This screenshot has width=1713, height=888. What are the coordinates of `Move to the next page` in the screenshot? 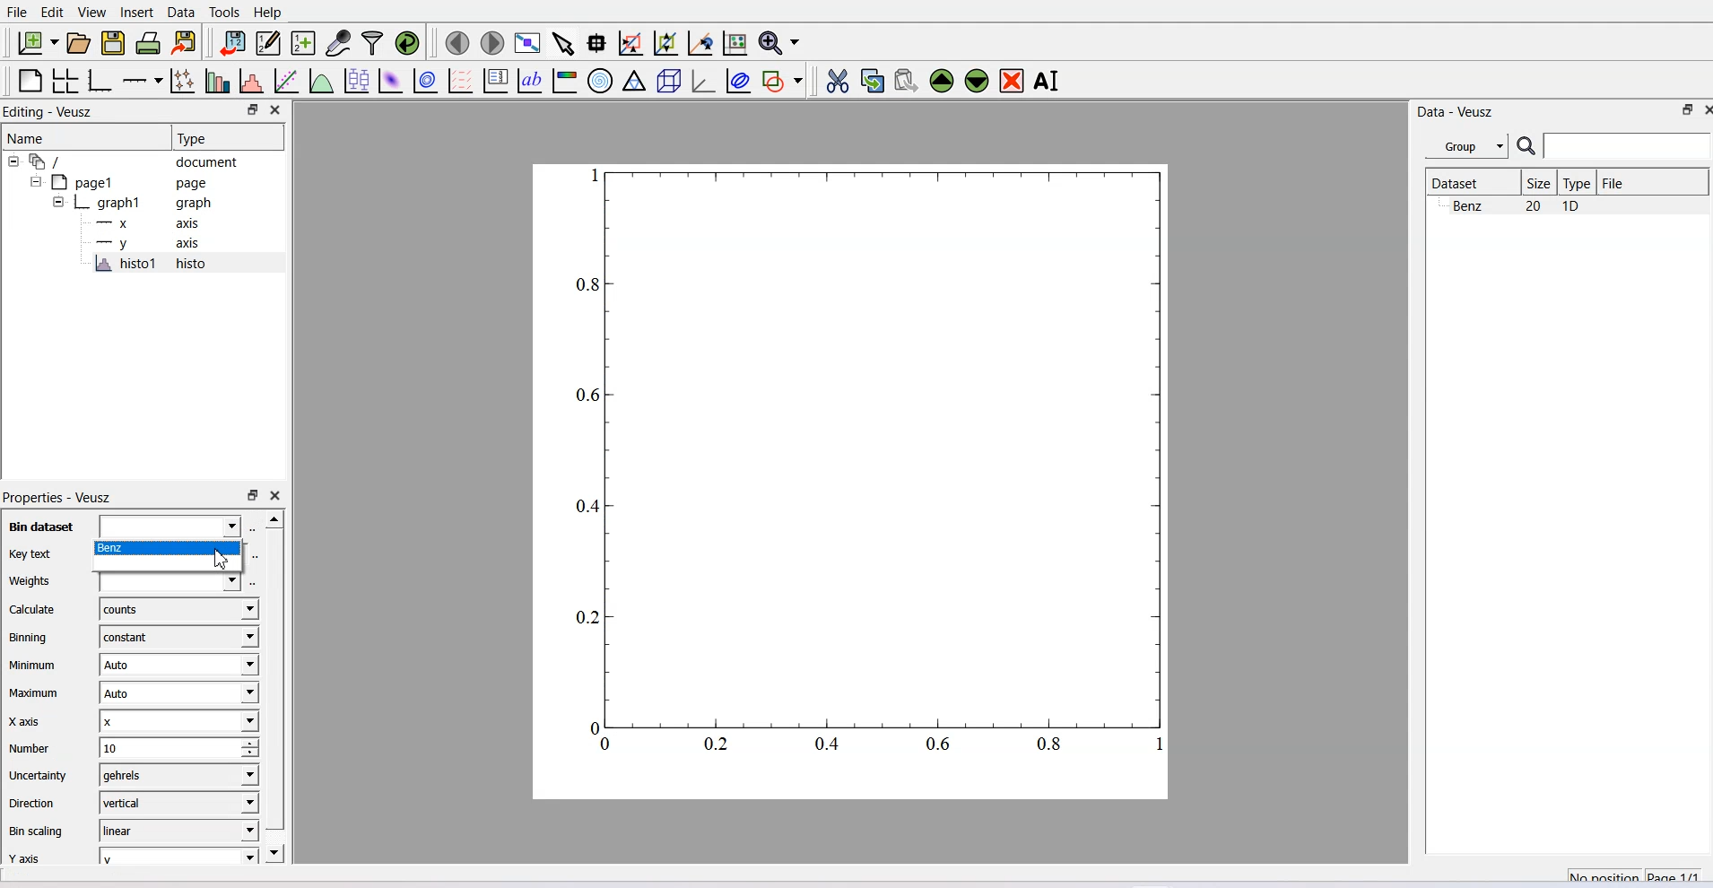 It's located at (493, 43).